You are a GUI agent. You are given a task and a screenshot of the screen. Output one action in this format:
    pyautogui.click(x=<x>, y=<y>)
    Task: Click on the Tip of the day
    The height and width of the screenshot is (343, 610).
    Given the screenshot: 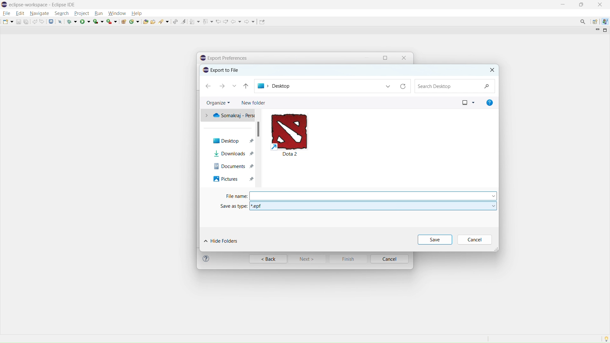 What is the action you would take?
    pyautogui.click(x=605, y=338)
    